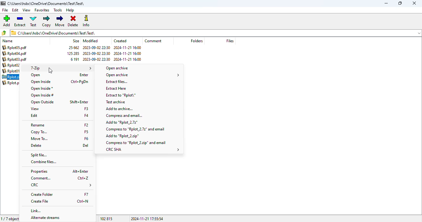 Image resolution: width=422 pixels, height=222 pixels. Describe the element at coordinates (230, 41) in the screenshot. I see `files` at that location.